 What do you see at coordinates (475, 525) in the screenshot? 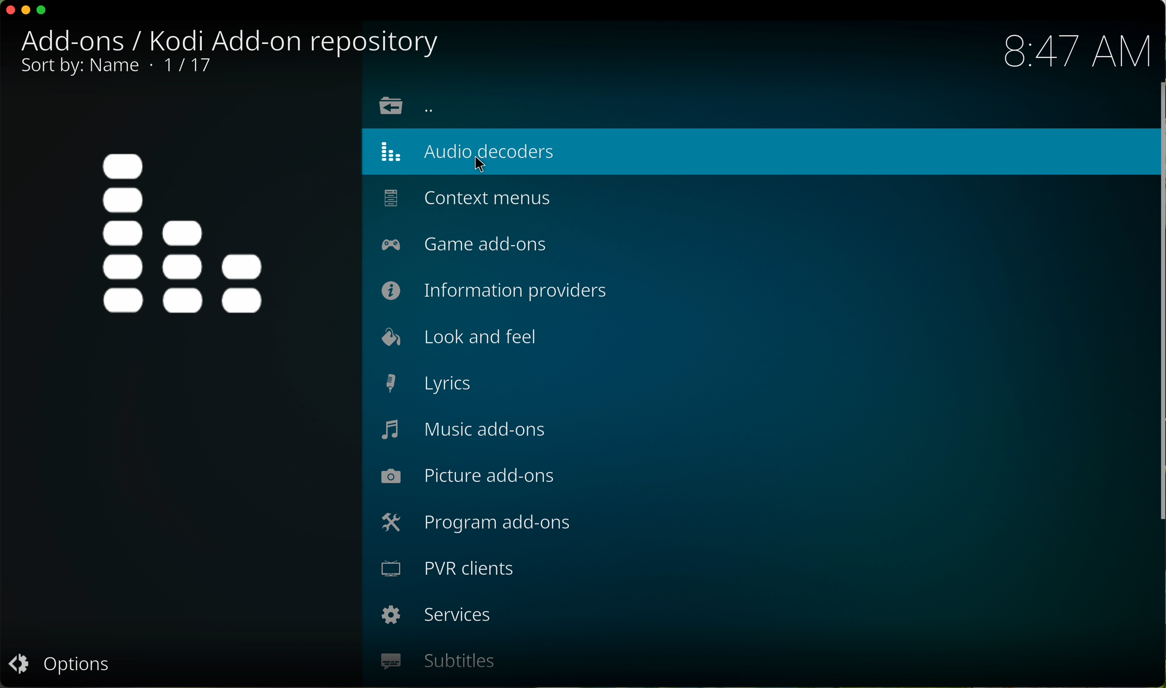
I see `program add-ons` at bounding box center [475, 525].